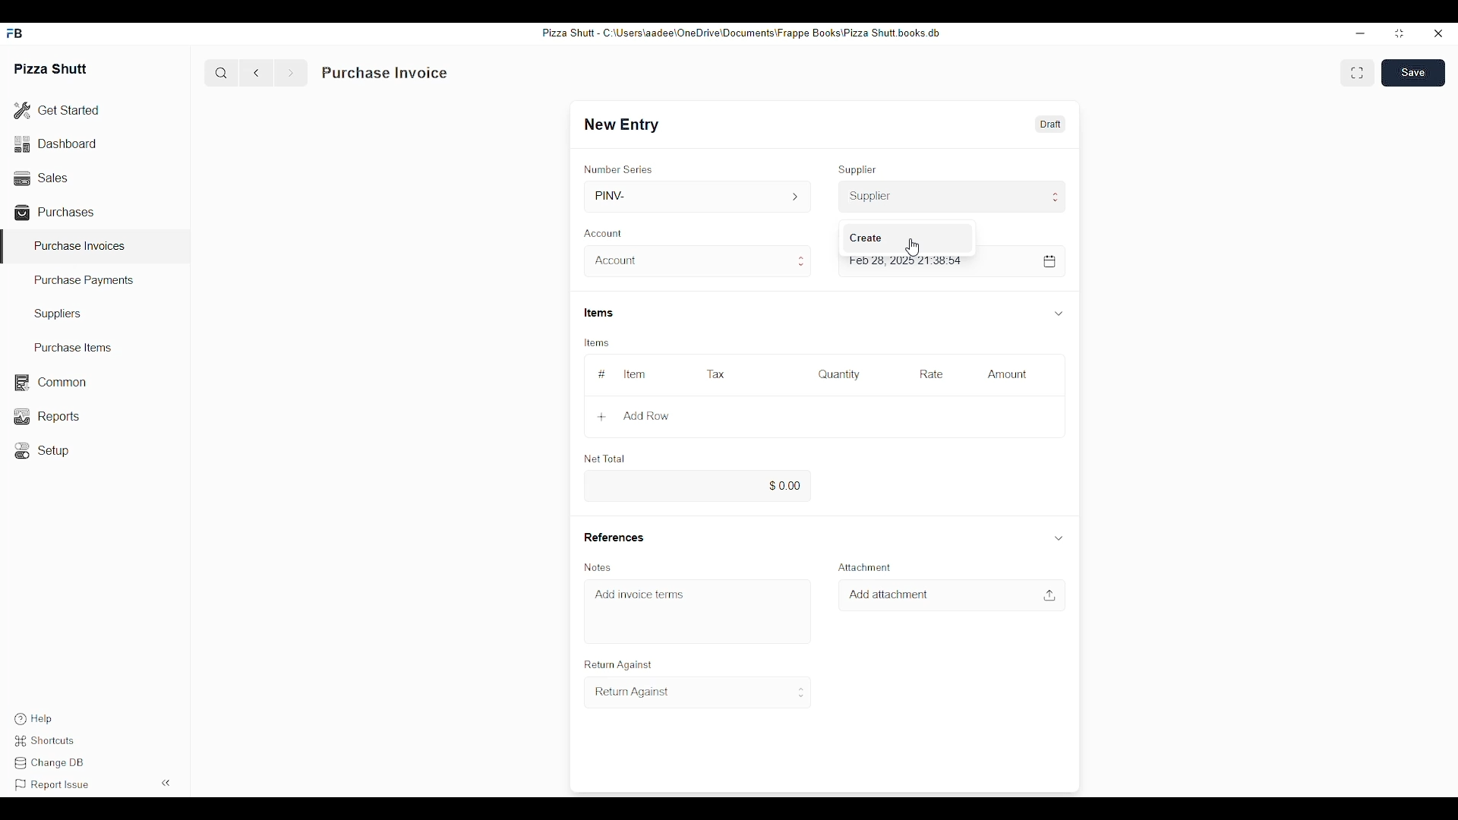  I want to click on Create , so click(867, 238).